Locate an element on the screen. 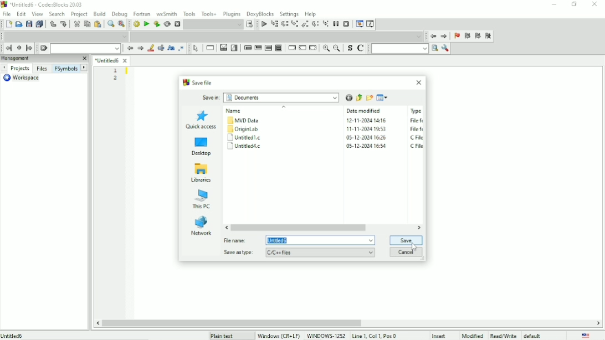 The height and width of the screenshot is (340, 605). Debug is located at coordinates (120, 14).